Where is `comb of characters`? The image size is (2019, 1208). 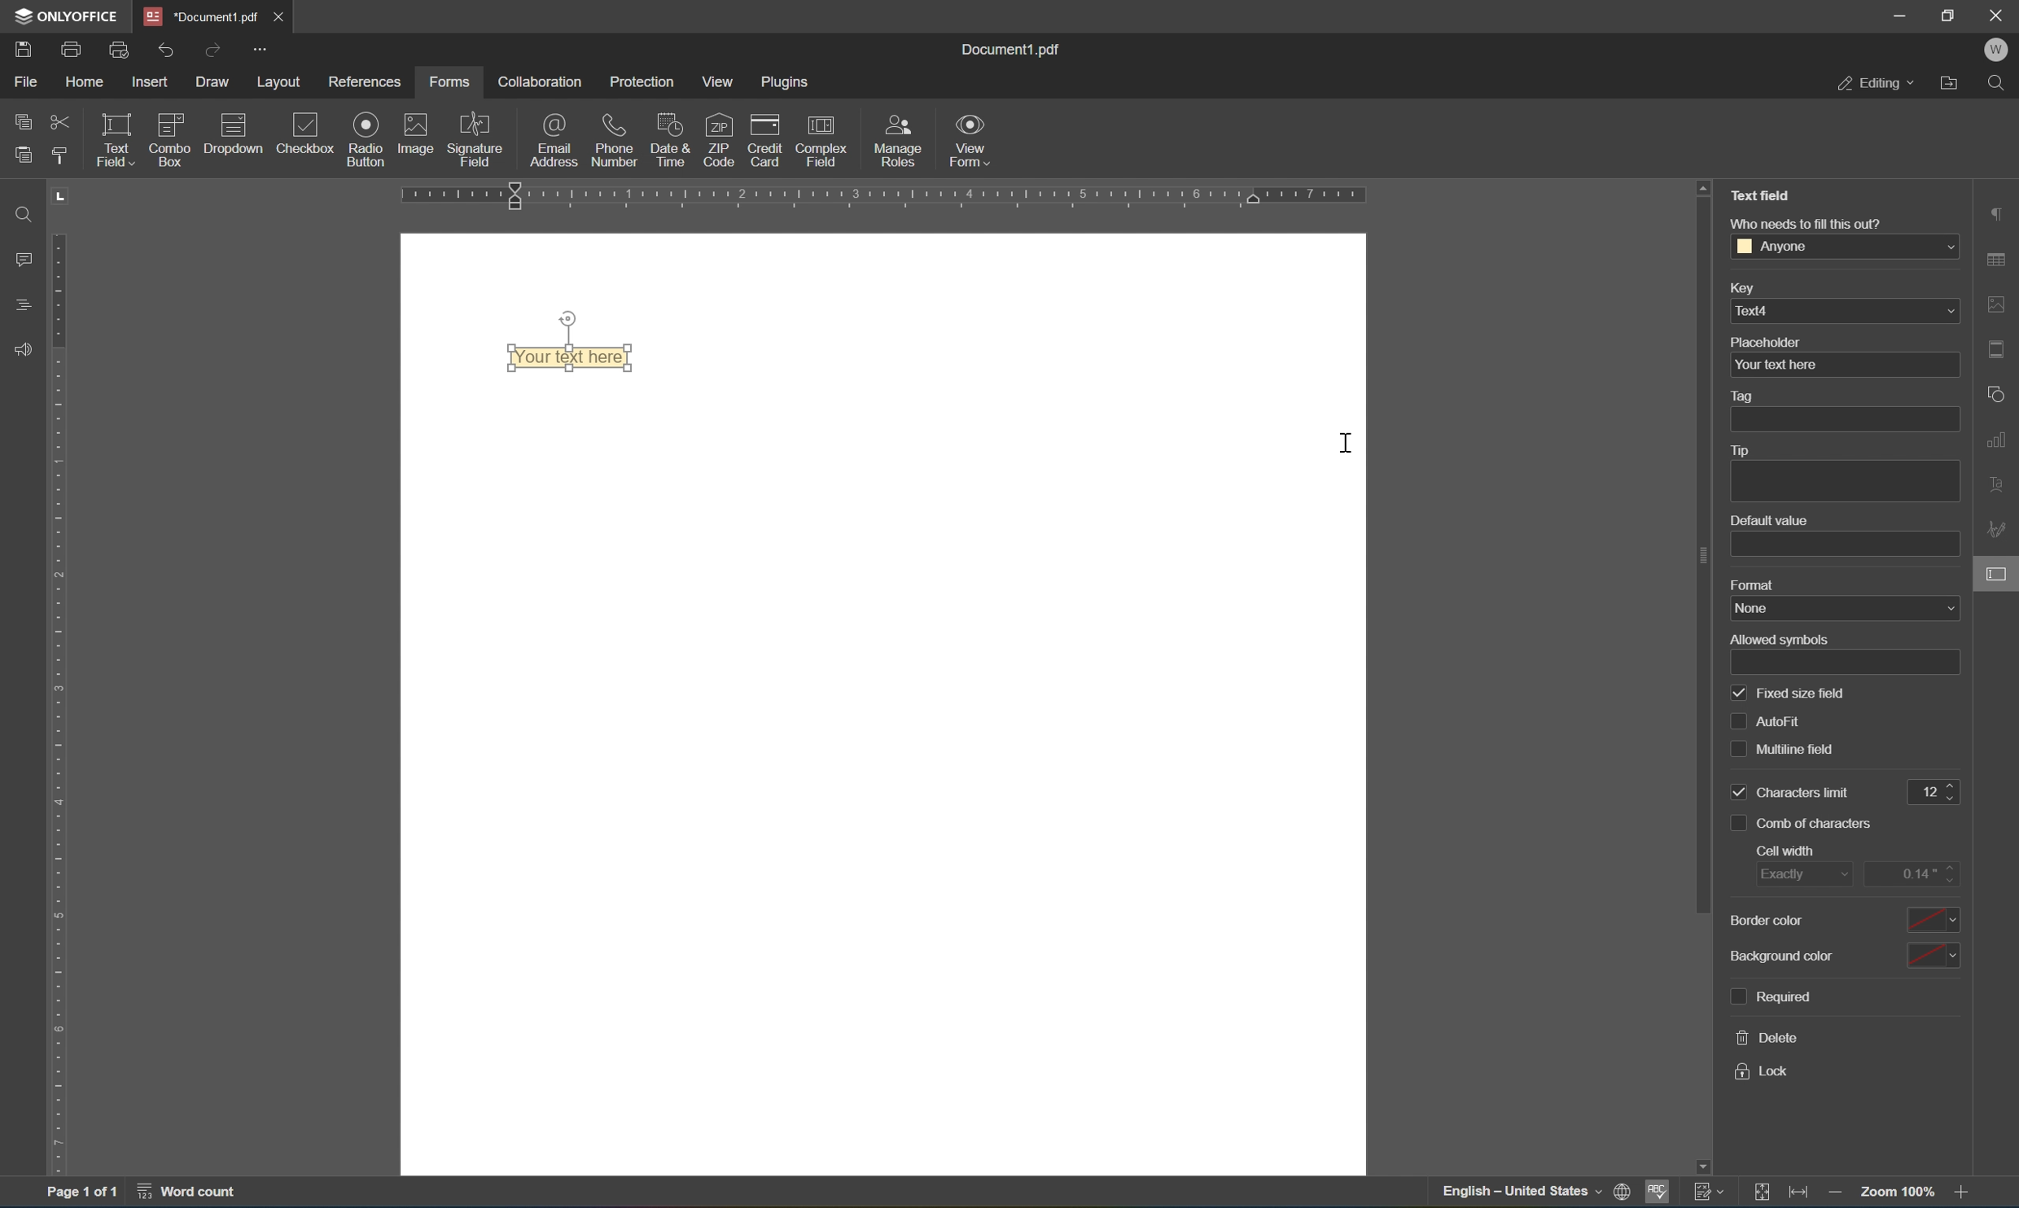
comb of characters is located at coordinates (1820, 824).